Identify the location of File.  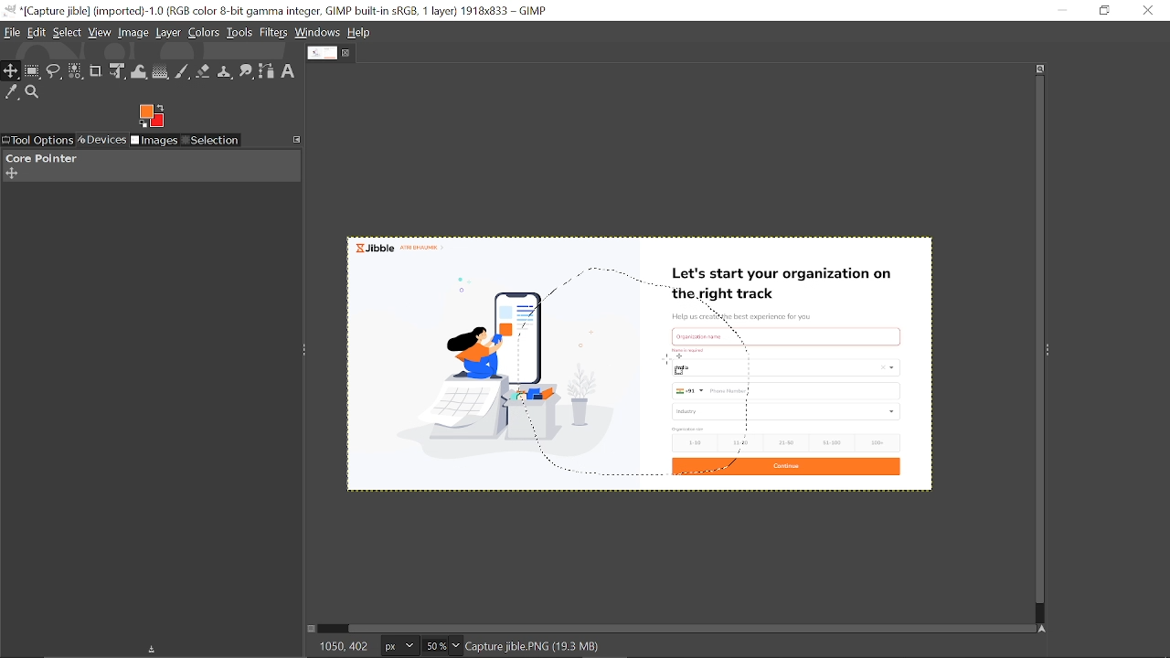
(12, 33).